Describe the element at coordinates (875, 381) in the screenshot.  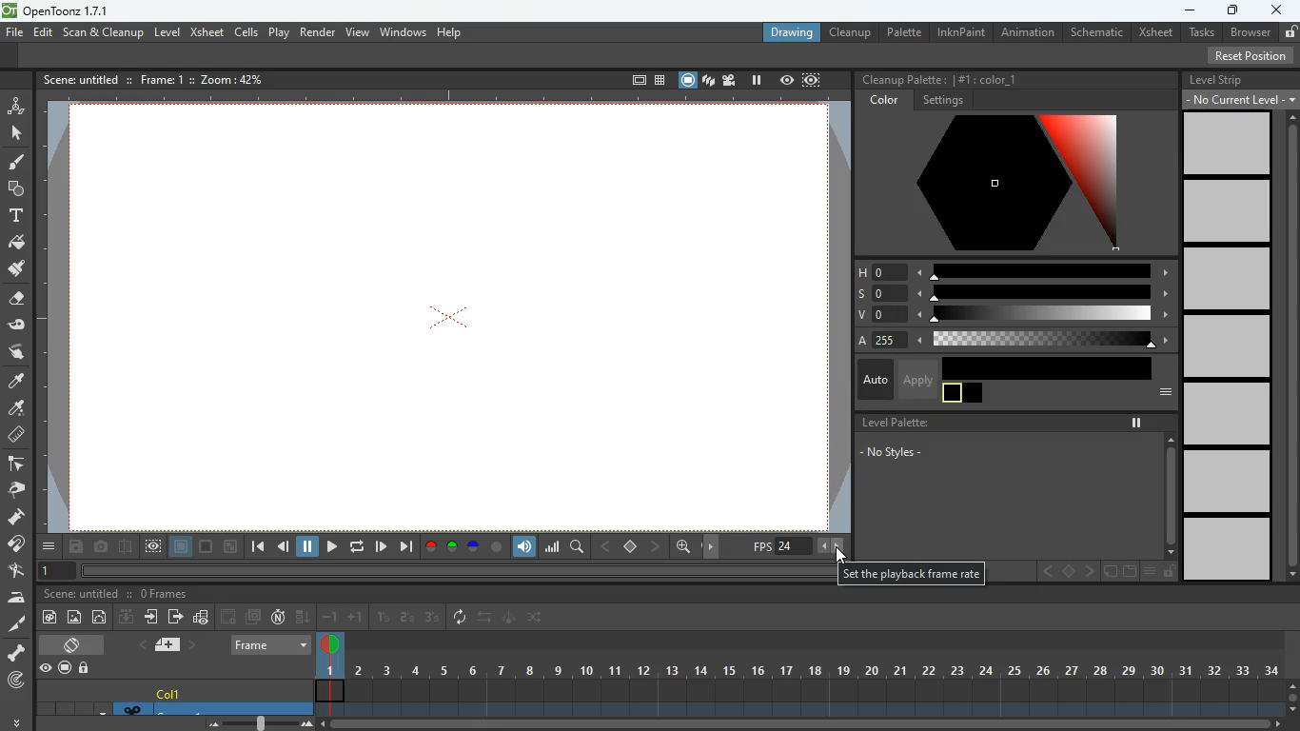
I see `auto` at that location.